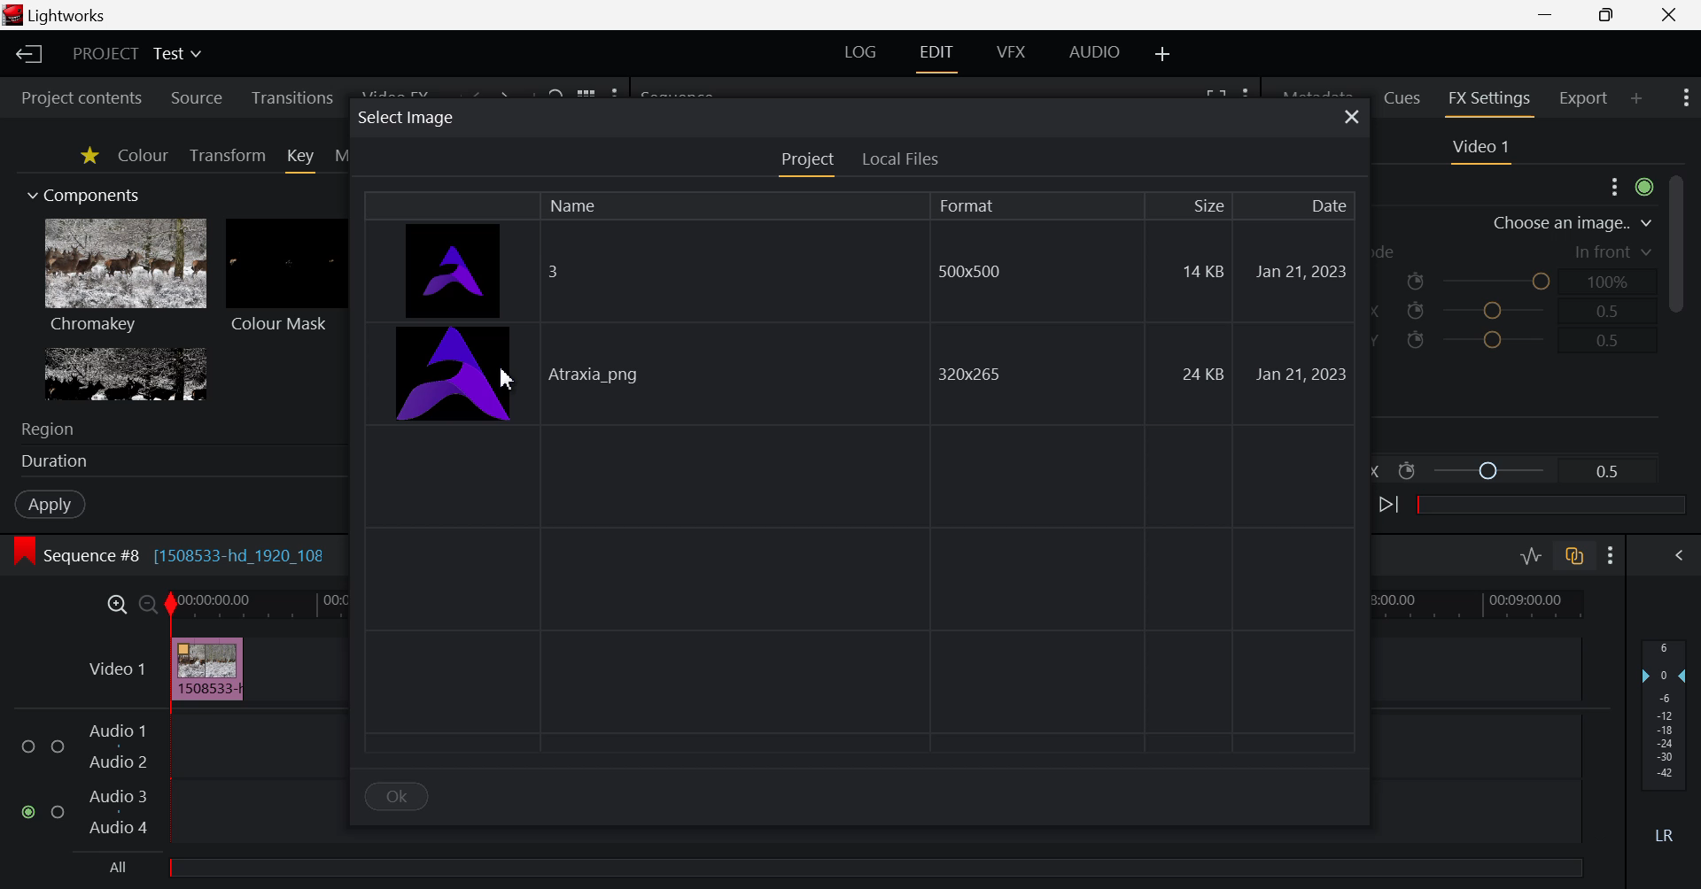  I want to click on Inserted Video Clip, so click(209, 670).